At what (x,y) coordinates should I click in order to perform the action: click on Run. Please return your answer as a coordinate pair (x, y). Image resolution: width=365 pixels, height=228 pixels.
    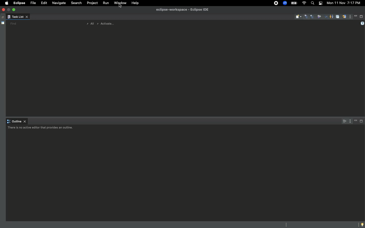
    Looking at the image, I should click on (105, 3).